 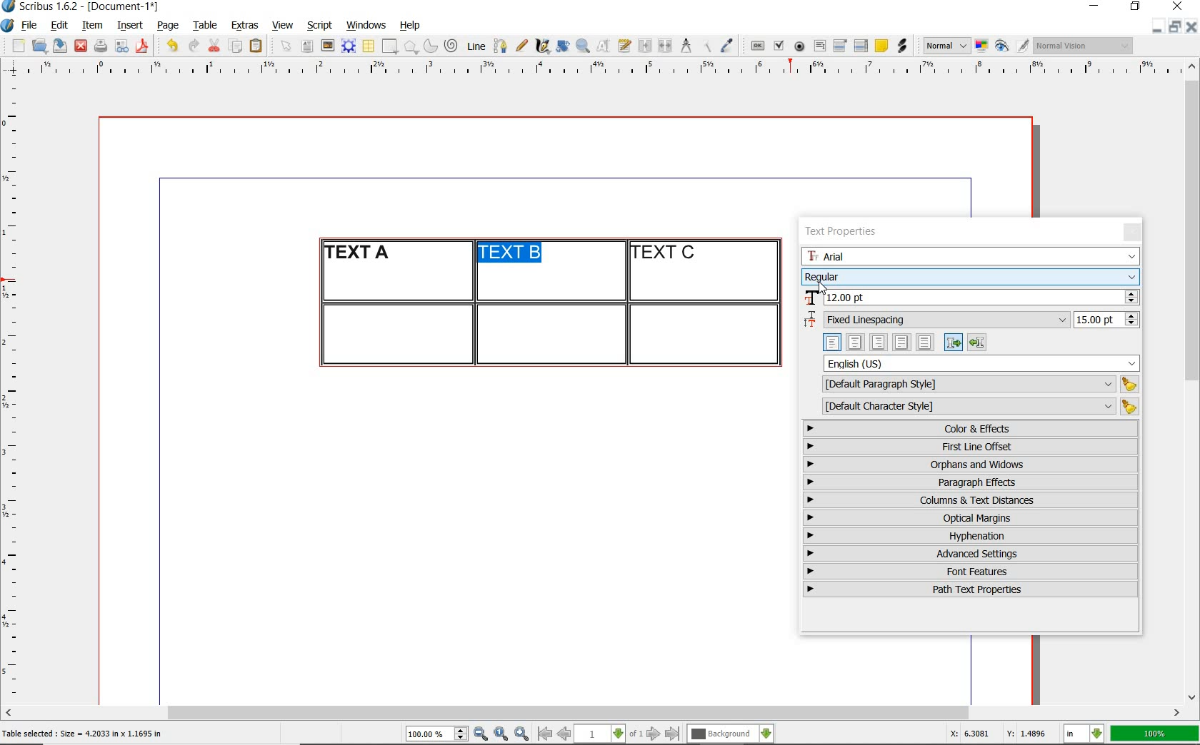 I want to click on spiral, so click(x=452, y=46).